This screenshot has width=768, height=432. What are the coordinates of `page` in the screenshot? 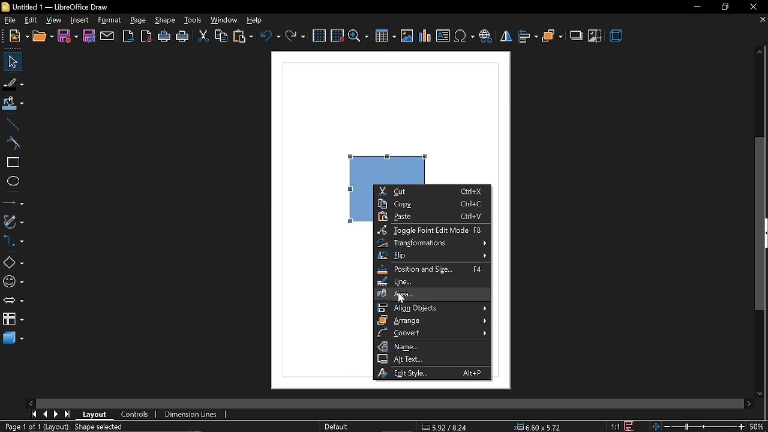 It's located at (139, 21).